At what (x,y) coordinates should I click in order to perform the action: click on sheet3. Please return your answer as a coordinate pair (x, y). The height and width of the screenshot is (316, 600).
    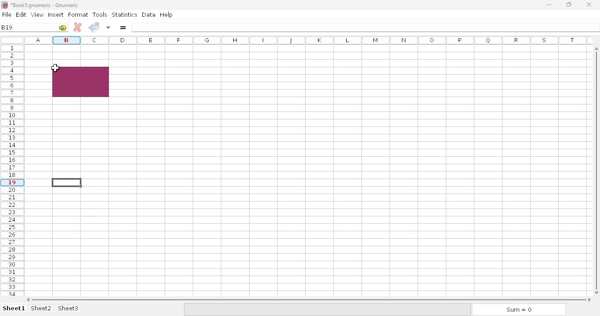
    Looking at the image, I should click on (69, 308).